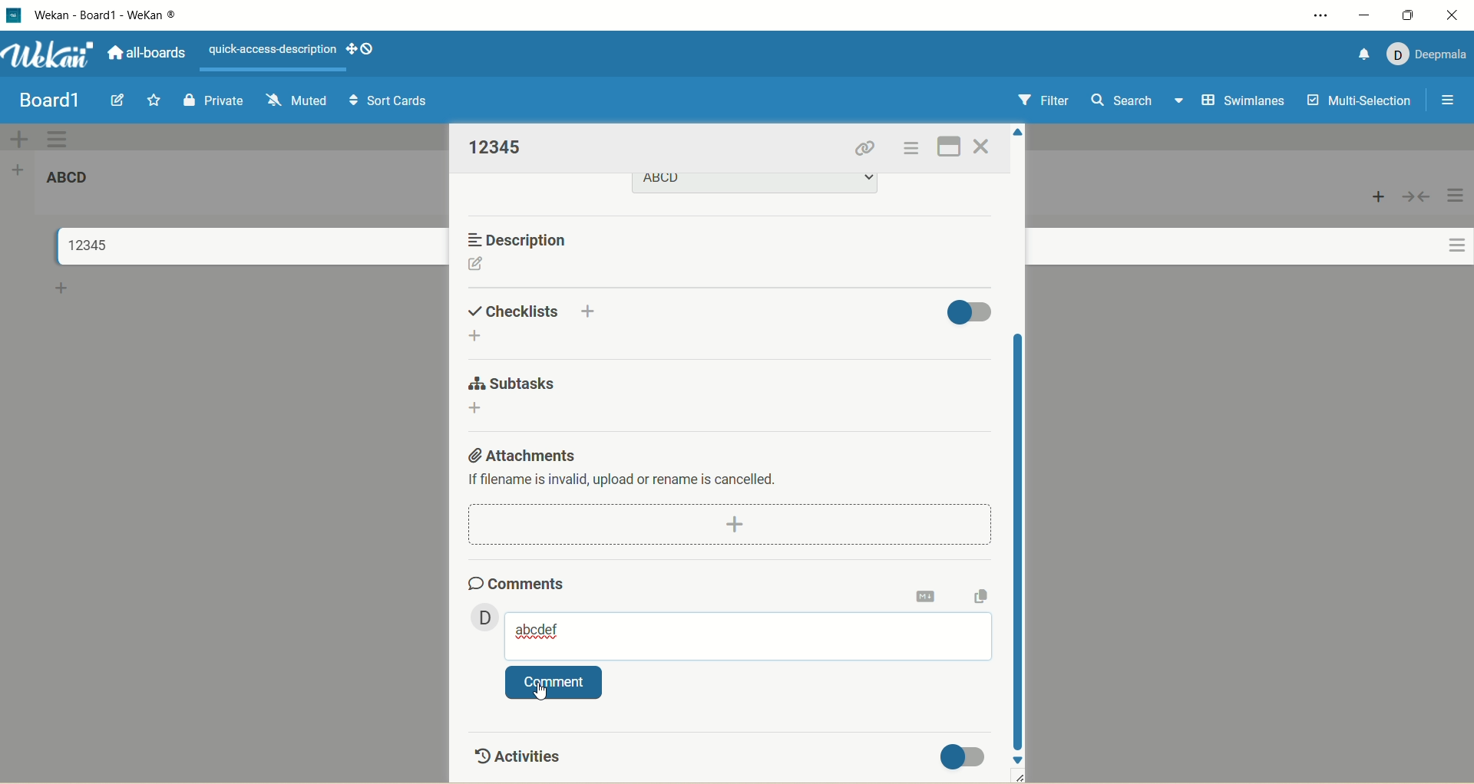  I want to click on description, so click(523, 239).